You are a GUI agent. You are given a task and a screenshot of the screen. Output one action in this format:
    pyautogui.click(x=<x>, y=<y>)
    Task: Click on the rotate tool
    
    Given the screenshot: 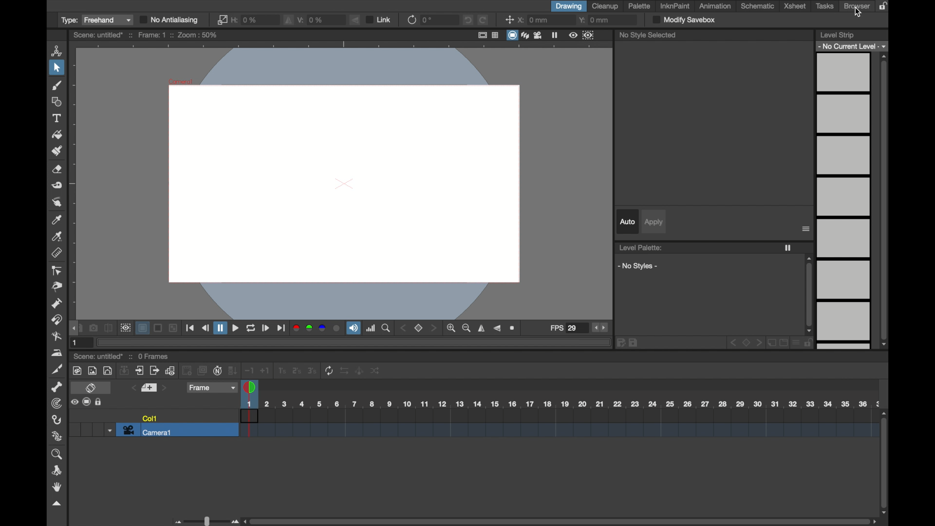 What is the action you would take?
    pyautogui.click(x=58, y=470)
    